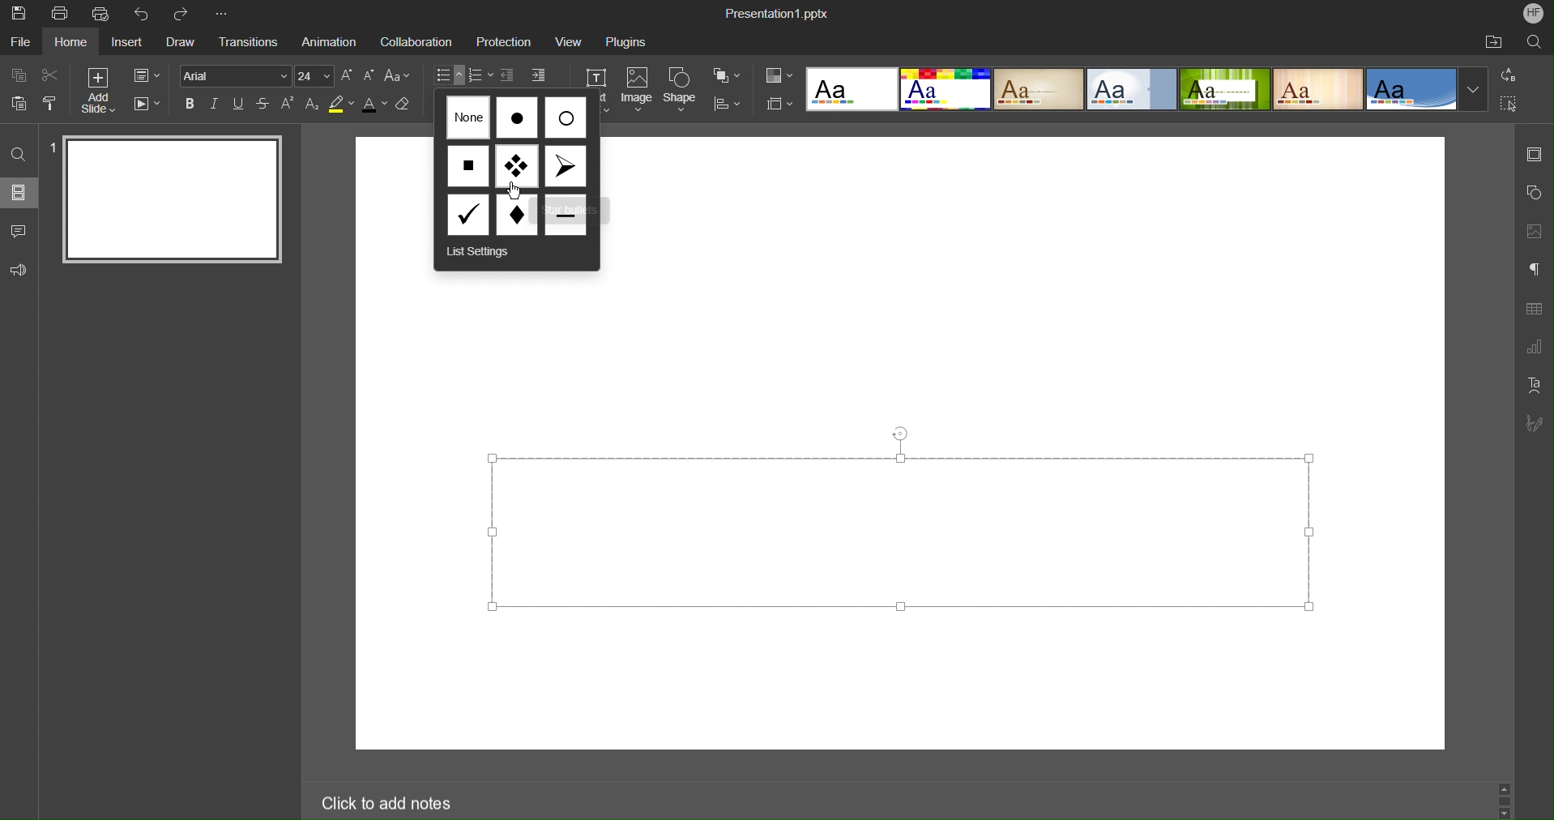 The height and width of the screenshot is (820, 1554). I want to click on Click to add notes, so click(391, 804).